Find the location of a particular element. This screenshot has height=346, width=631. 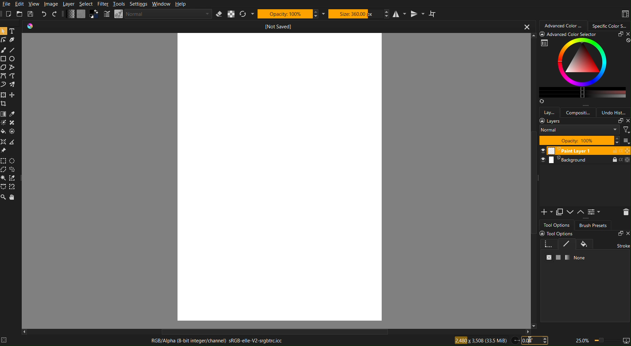

Open is located at coordinates (19, 14).